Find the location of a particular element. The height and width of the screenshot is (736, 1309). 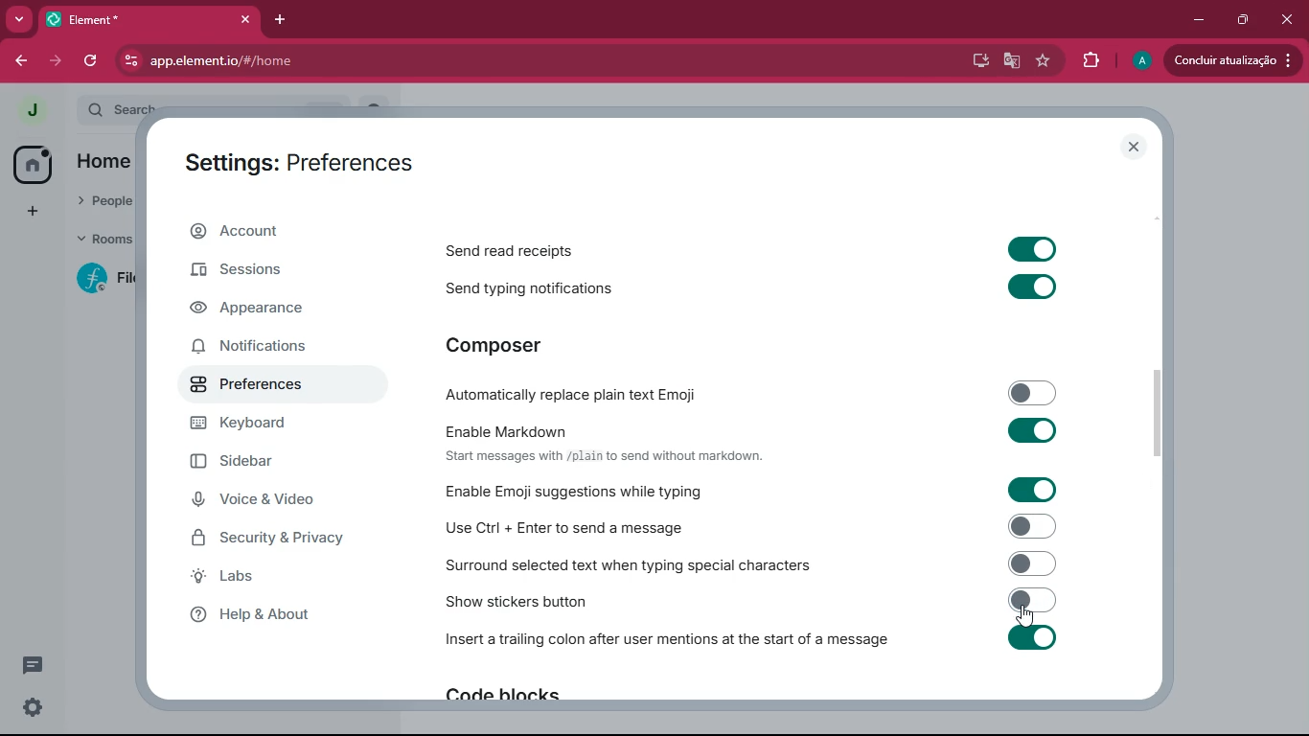

Enable Emoji suggestions while typing is located at coordinates (746, 489).